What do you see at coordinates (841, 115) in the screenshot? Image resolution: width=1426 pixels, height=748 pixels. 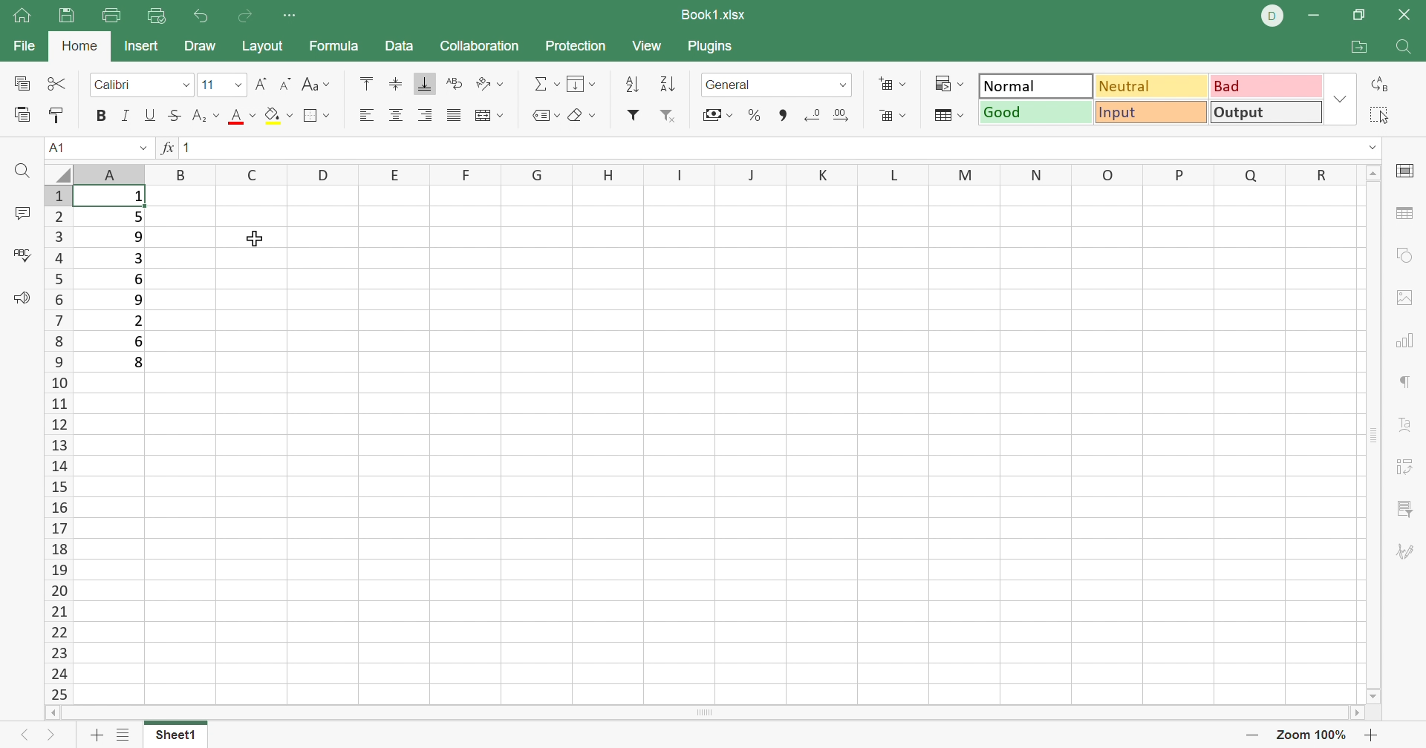 I see `Increase decimal` at bounding box center [841, 115].